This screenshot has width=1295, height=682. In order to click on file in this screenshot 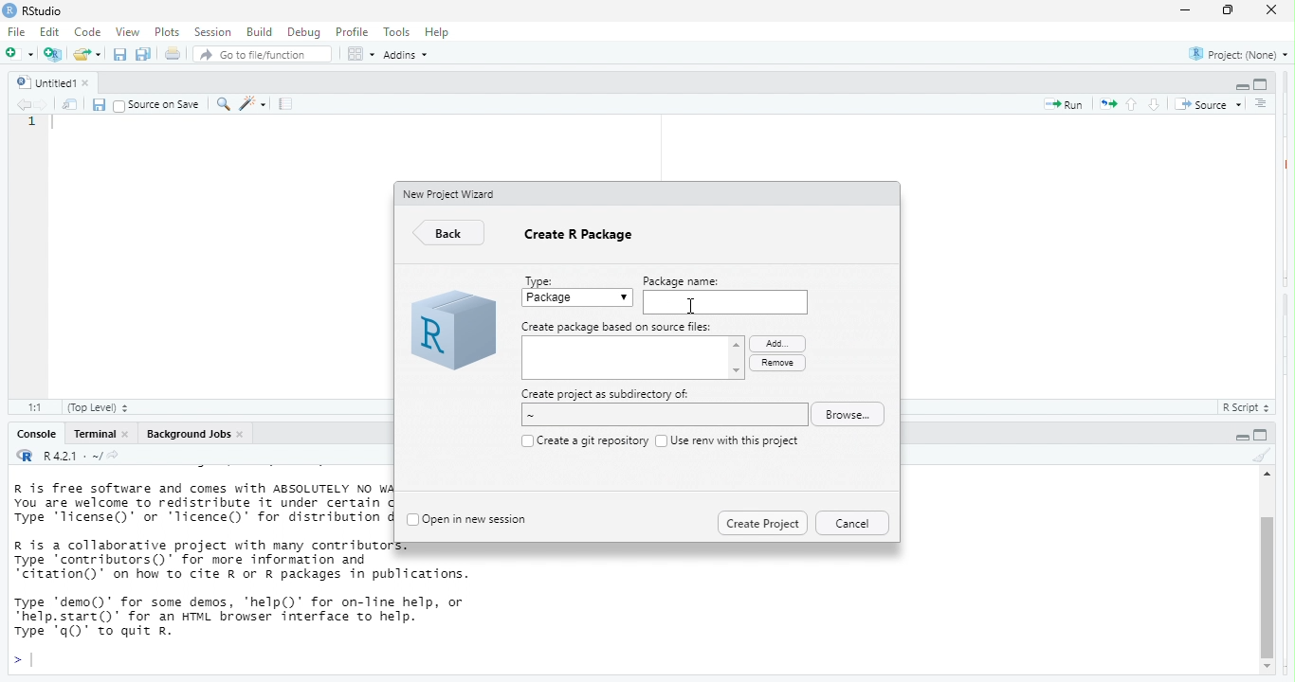, I will do `click(19, 33)`.